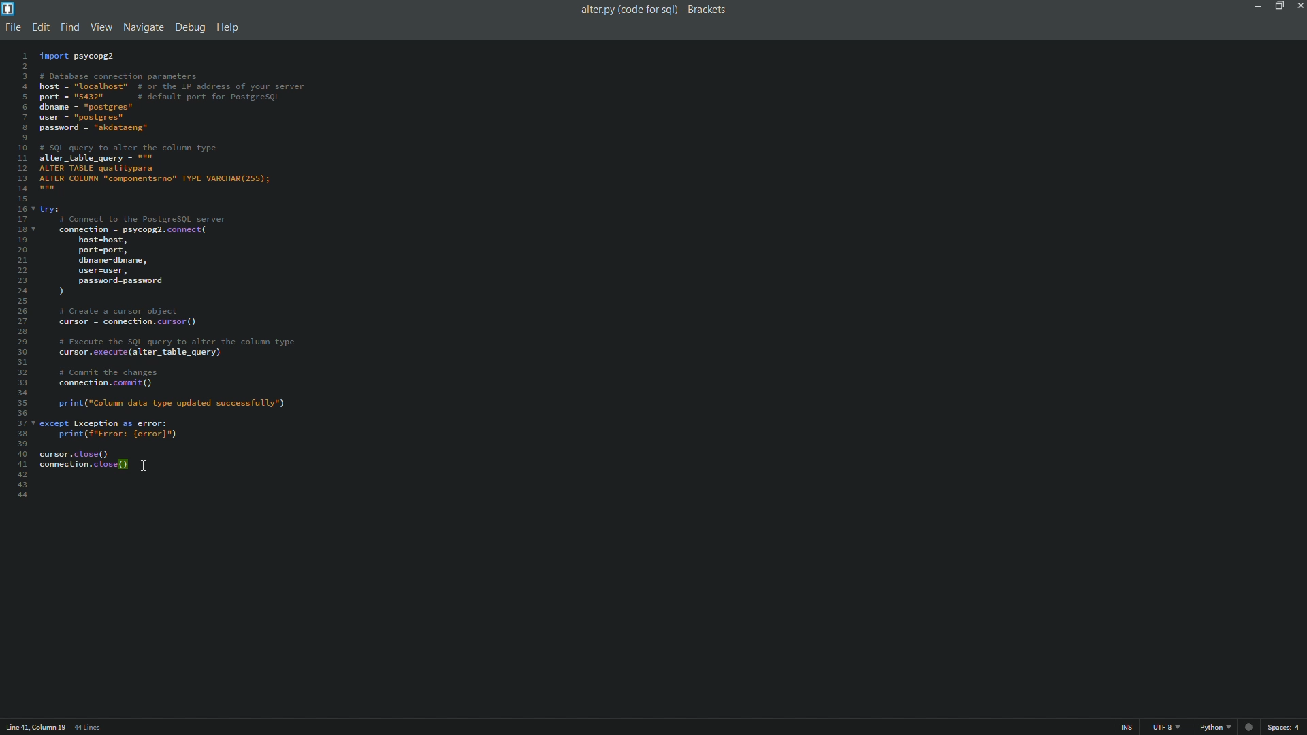  I want to click on line numbers, so click(20, 274).